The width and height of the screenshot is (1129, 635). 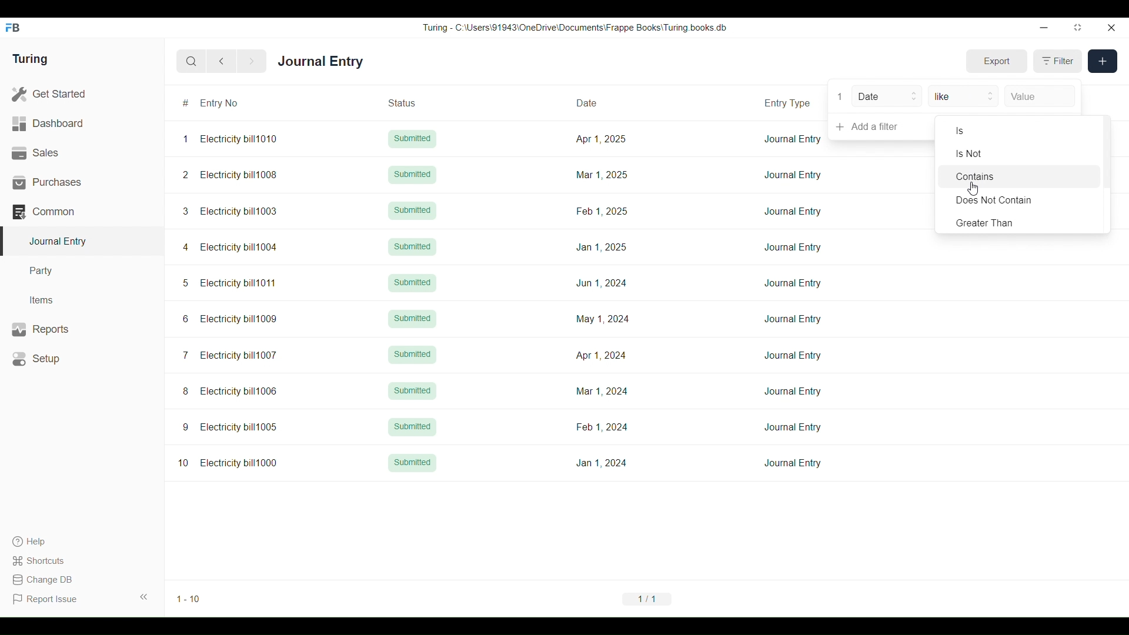 What do you see at coordinates (45, 561) in the screenshot?
I see `Shortcuts` at bounding box center [45, 561].